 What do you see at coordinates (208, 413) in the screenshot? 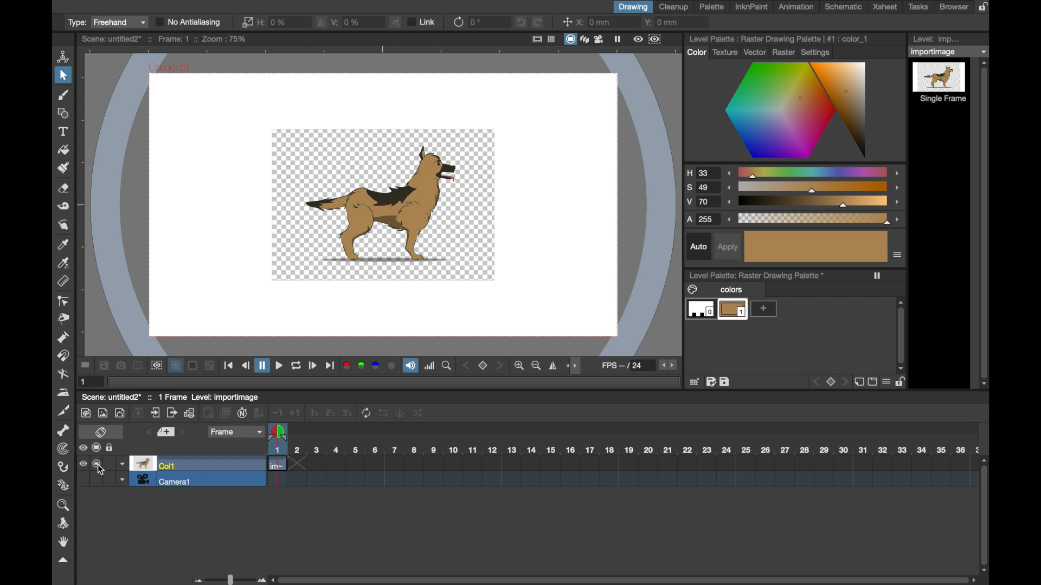
I see `back` at bounding box center [208, 413].